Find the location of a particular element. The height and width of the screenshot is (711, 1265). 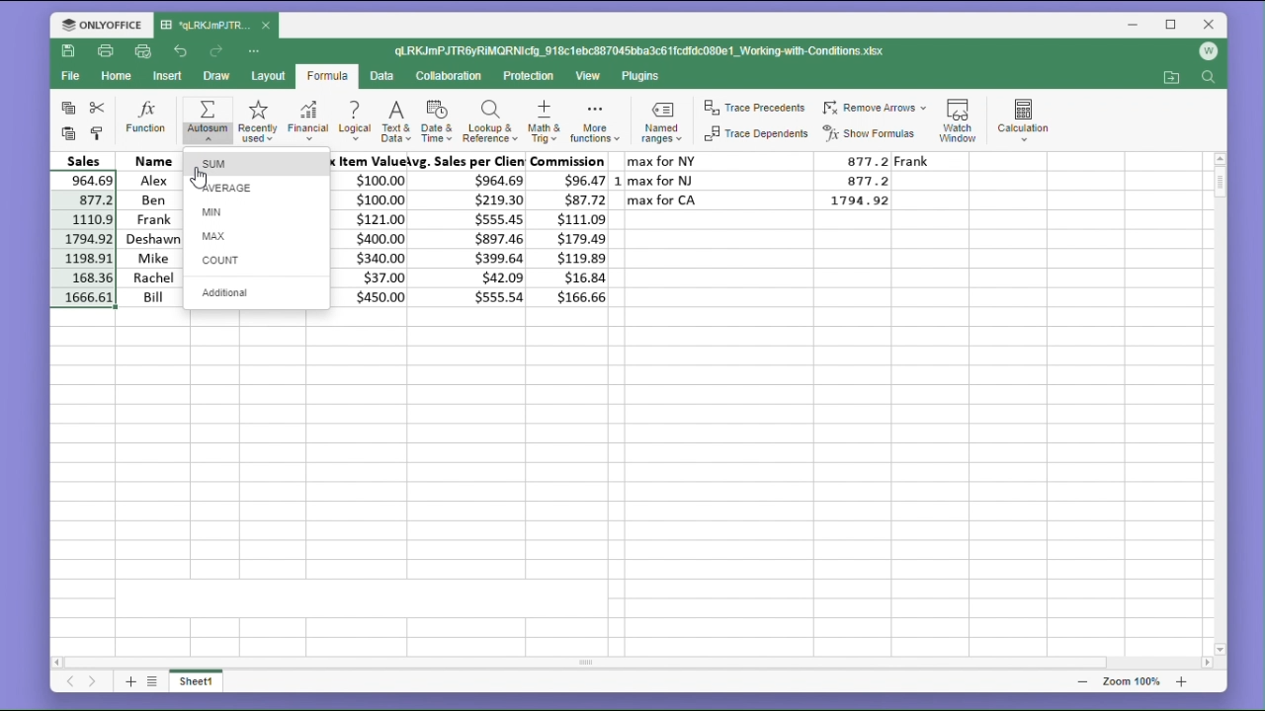

vertical scroll bar is located at coordinates (1220, 404).